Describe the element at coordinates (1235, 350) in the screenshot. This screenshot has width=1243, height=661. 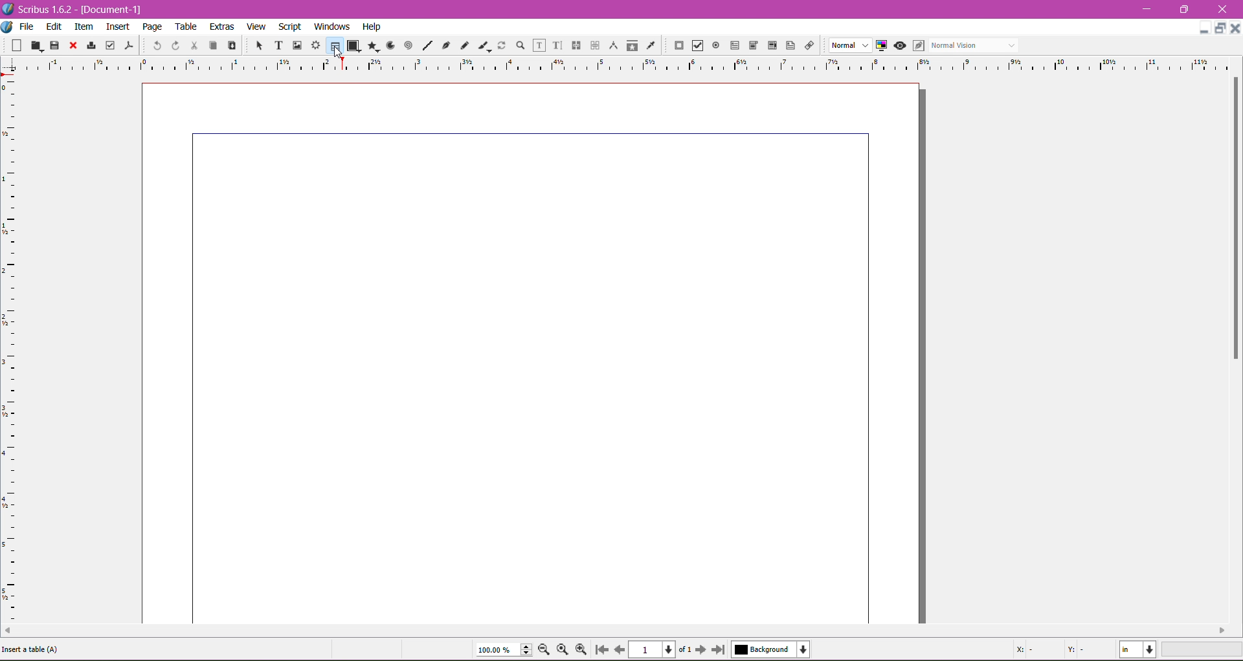
I see `scroll bar` at that location.